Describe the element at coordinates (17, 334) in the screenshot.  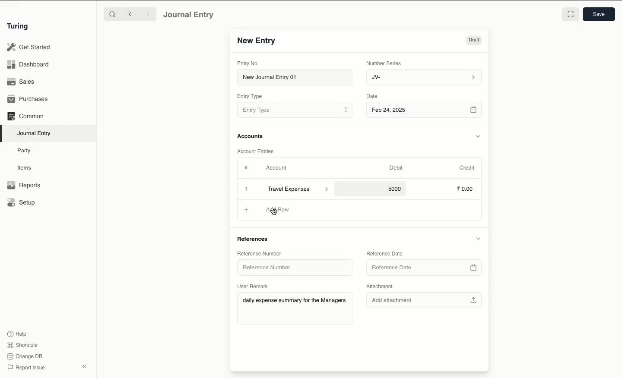
I see `Help` at that location.